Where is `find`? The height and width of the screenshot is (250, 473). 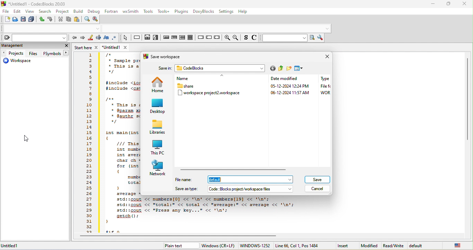 find is located at coordinates (87, 19).